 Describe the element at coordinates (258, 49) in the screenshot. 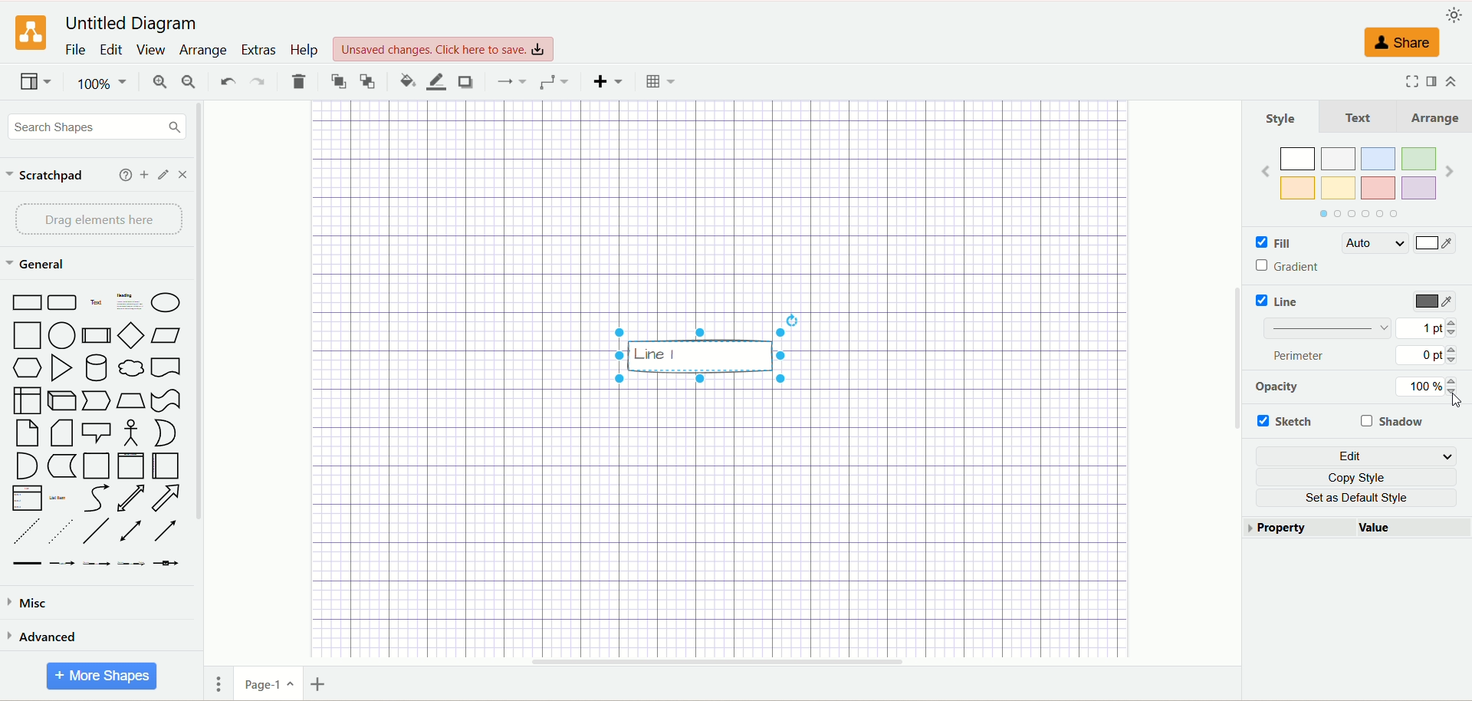

I see `extras` at that location.